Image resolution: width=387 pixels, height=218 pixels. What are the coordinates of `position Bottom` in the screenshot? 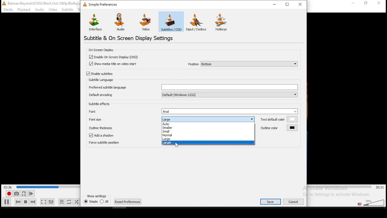 It's located at (242, 64).